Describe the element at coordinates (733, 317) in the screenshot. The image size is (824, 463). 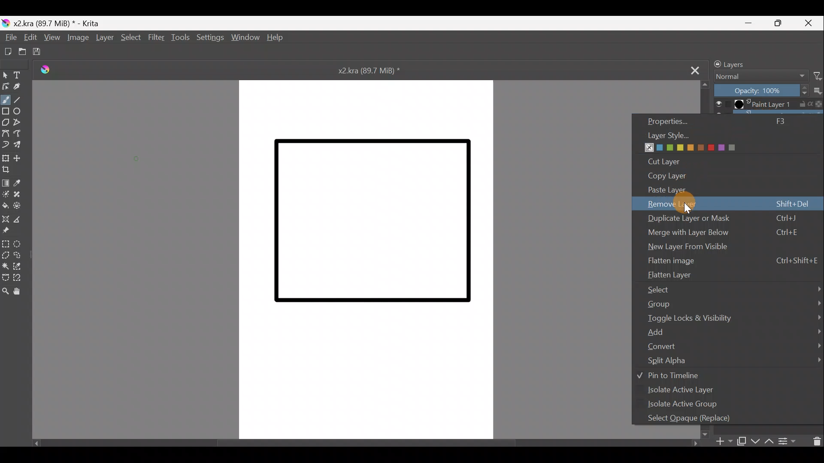
I see `Toggle locks & visibility` at that location.